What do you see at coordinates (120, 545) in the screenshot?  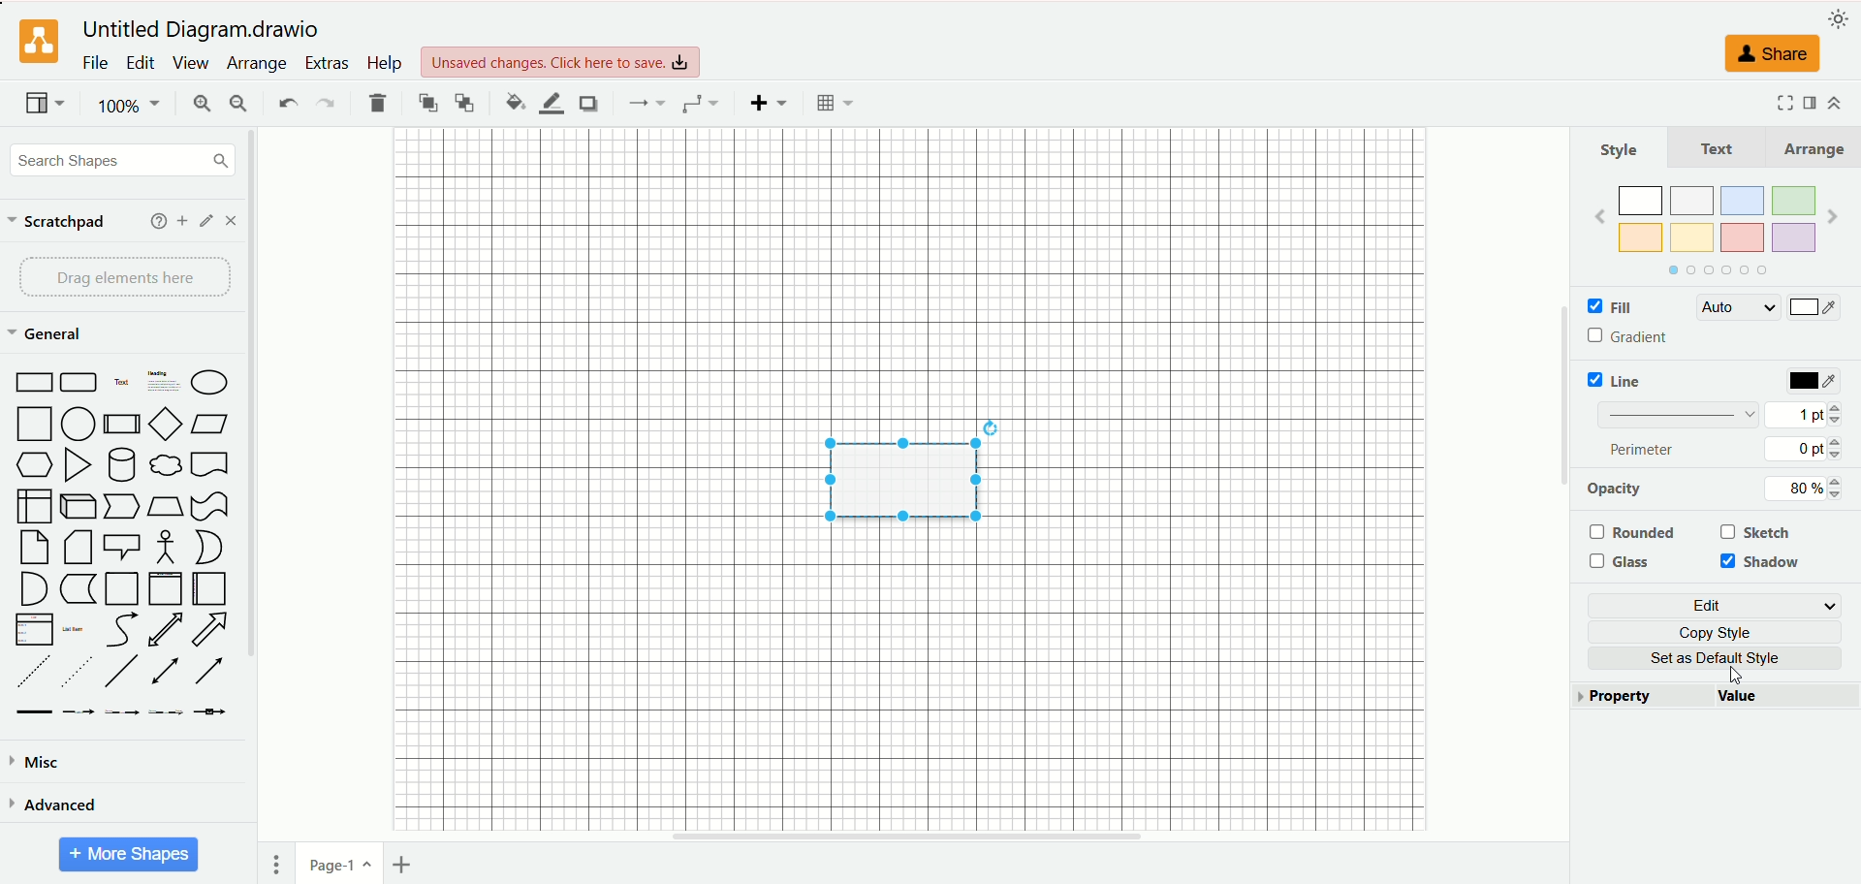 I see `shapes` at bounding box center [120, 545].